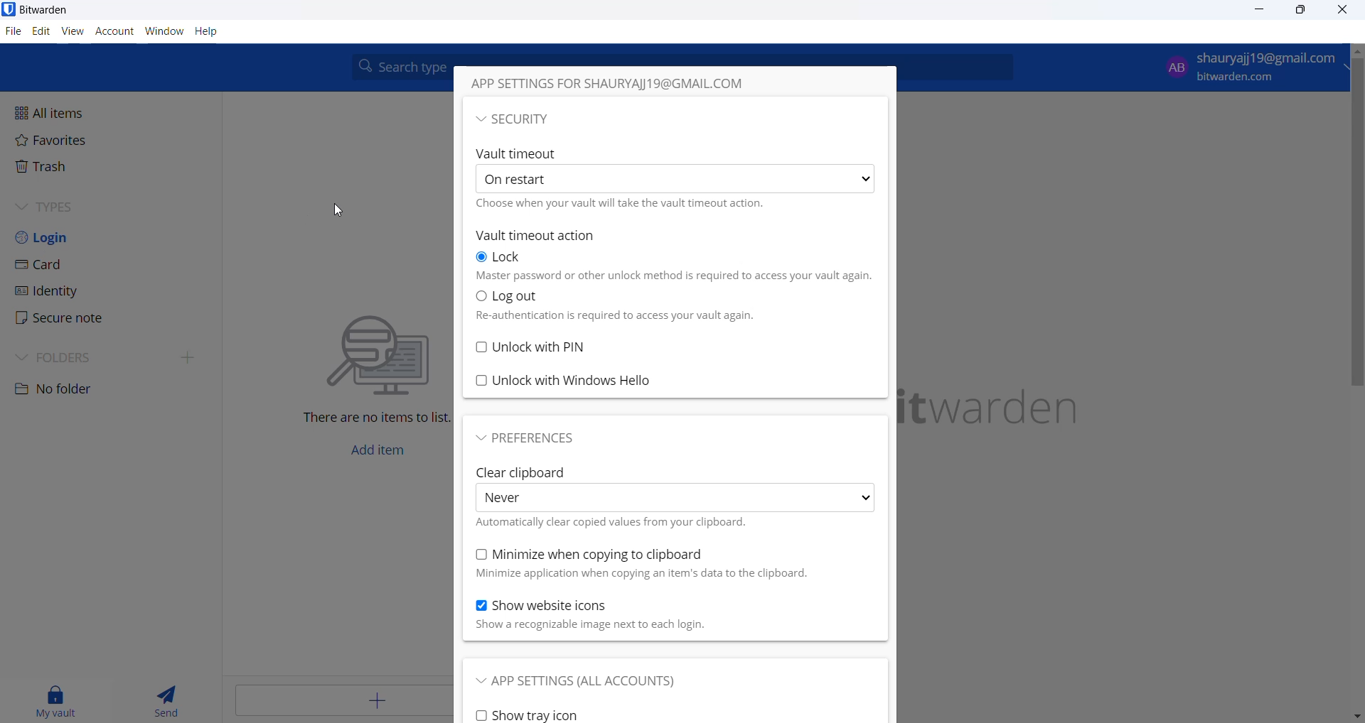 This screenshot has height=723, width=1365. What do you see at coordinates (134, 113) in the screenshot?
I see `All item` at bounding box center [134, 113].